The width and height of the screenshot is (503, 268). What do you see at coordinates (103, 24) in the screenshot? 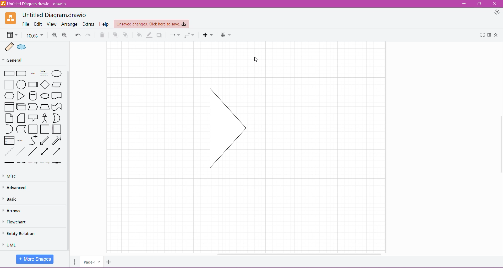
I see `Help` at bounding box center [103, 24].